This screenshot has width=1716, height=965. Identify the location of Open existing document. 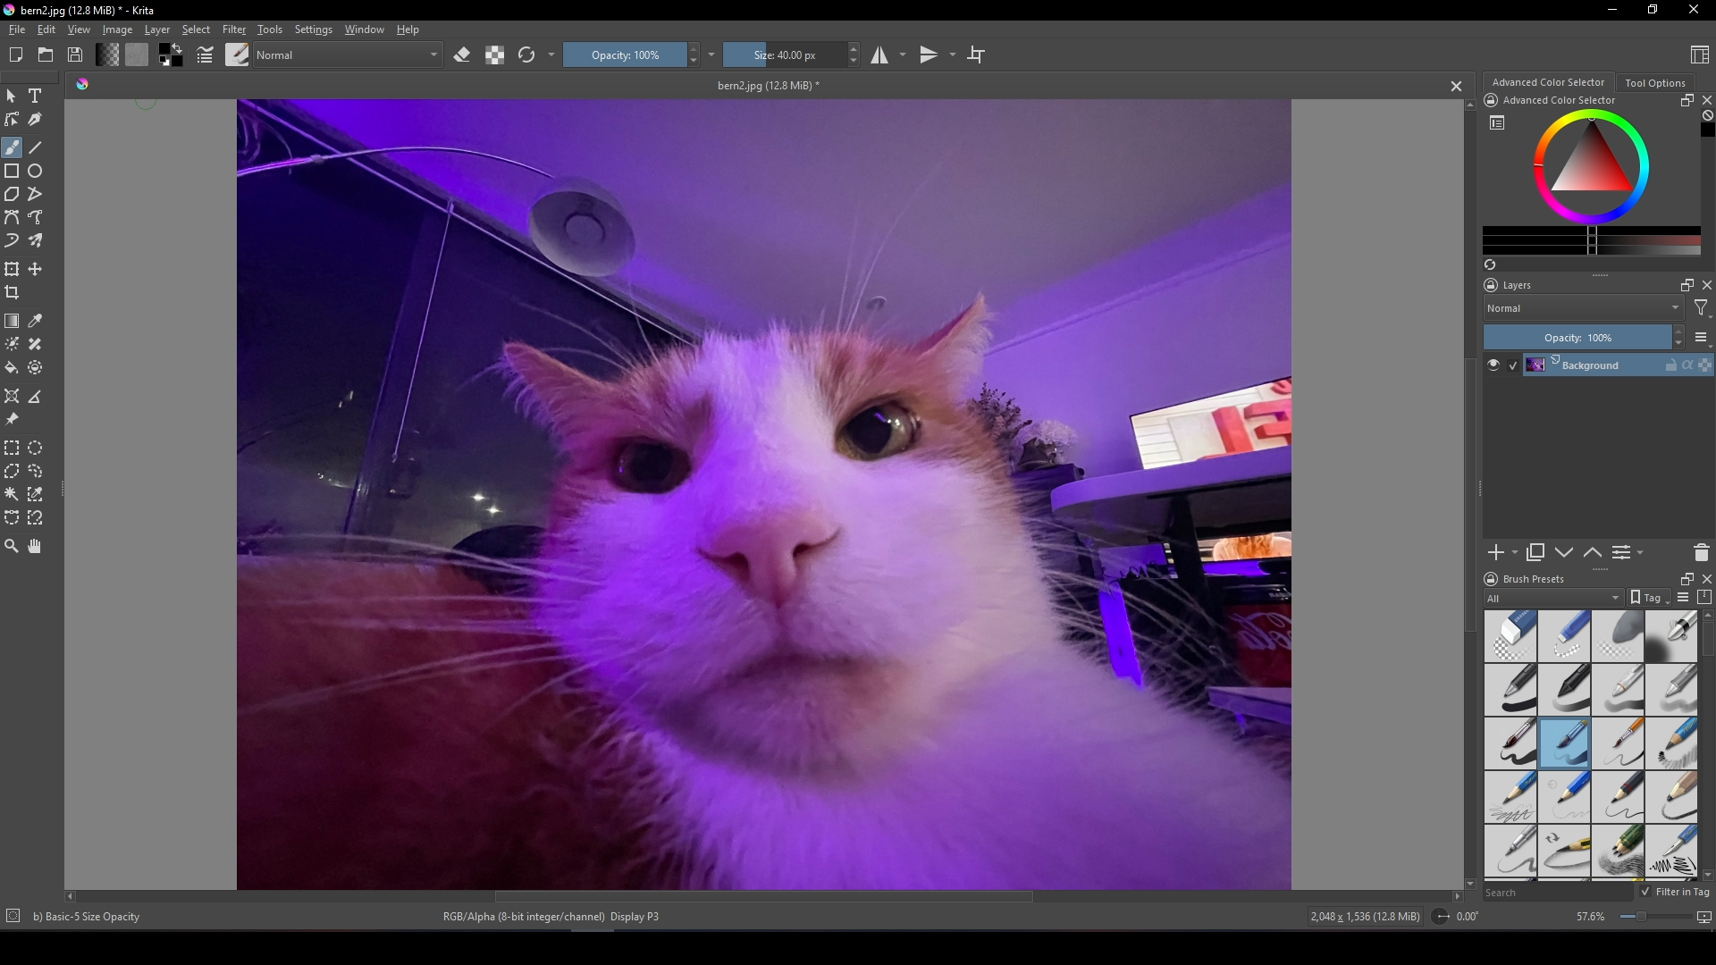
(46, 54).